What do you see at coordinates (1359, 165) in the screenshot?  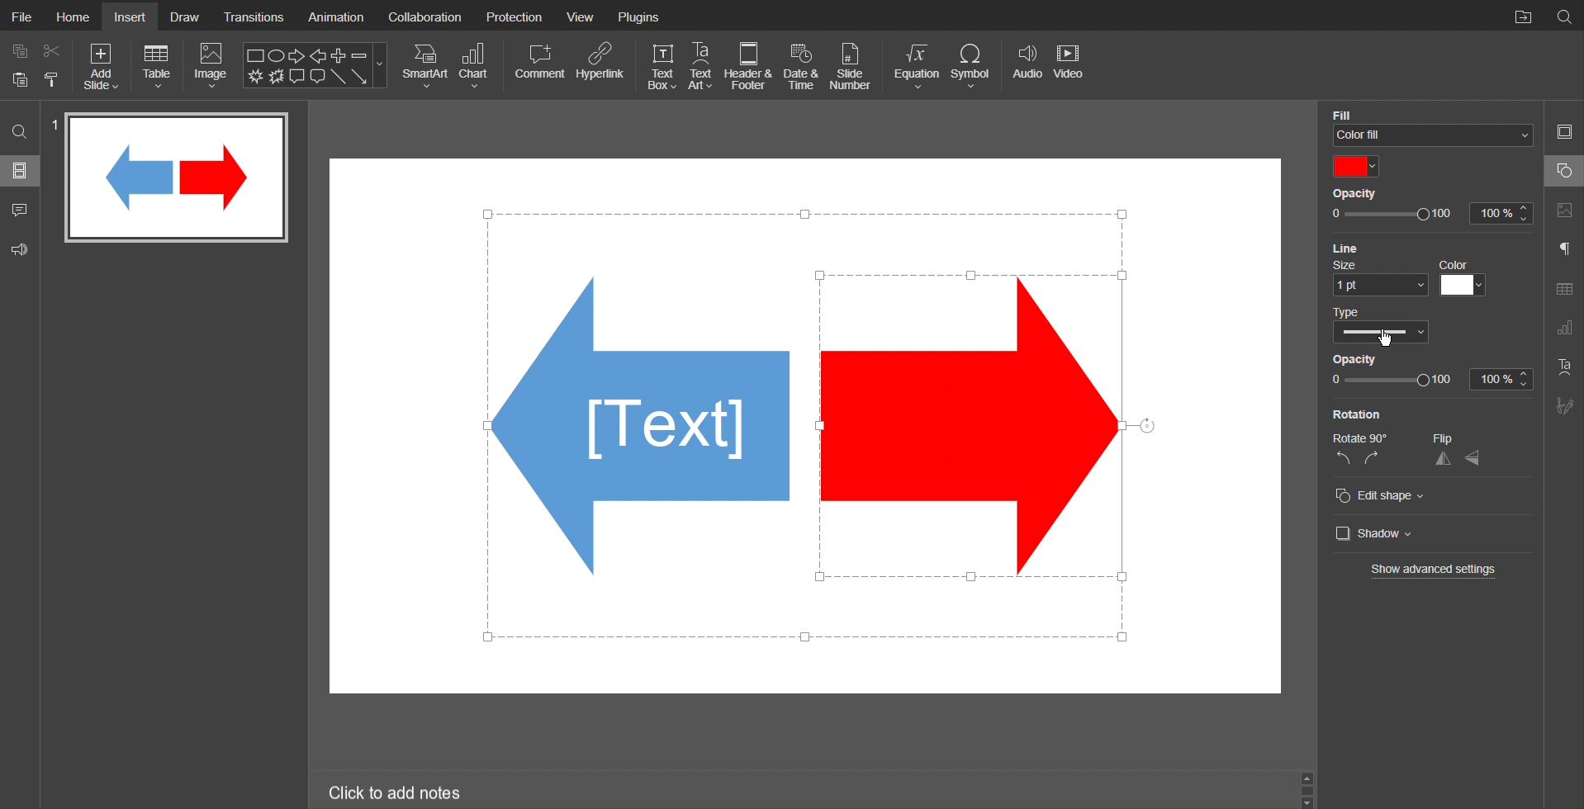 I see `Color` at bounding box center [1359, 165].